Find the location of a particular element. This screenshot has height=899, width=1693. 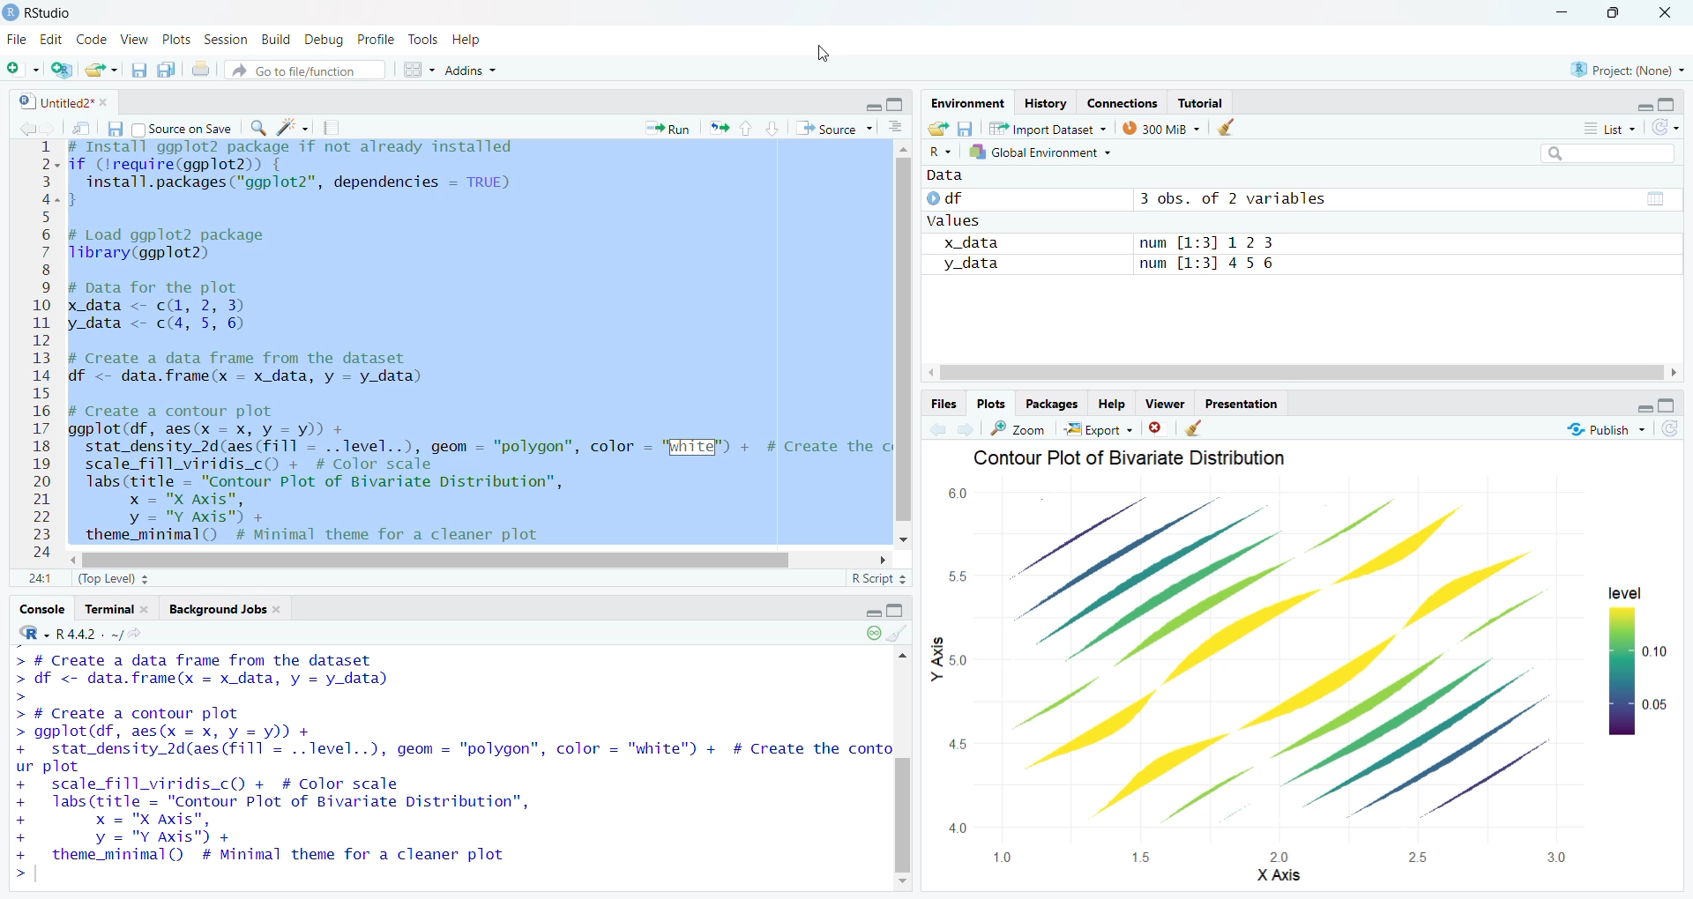

go back to the previous source location is located at coordinates (24, 130).